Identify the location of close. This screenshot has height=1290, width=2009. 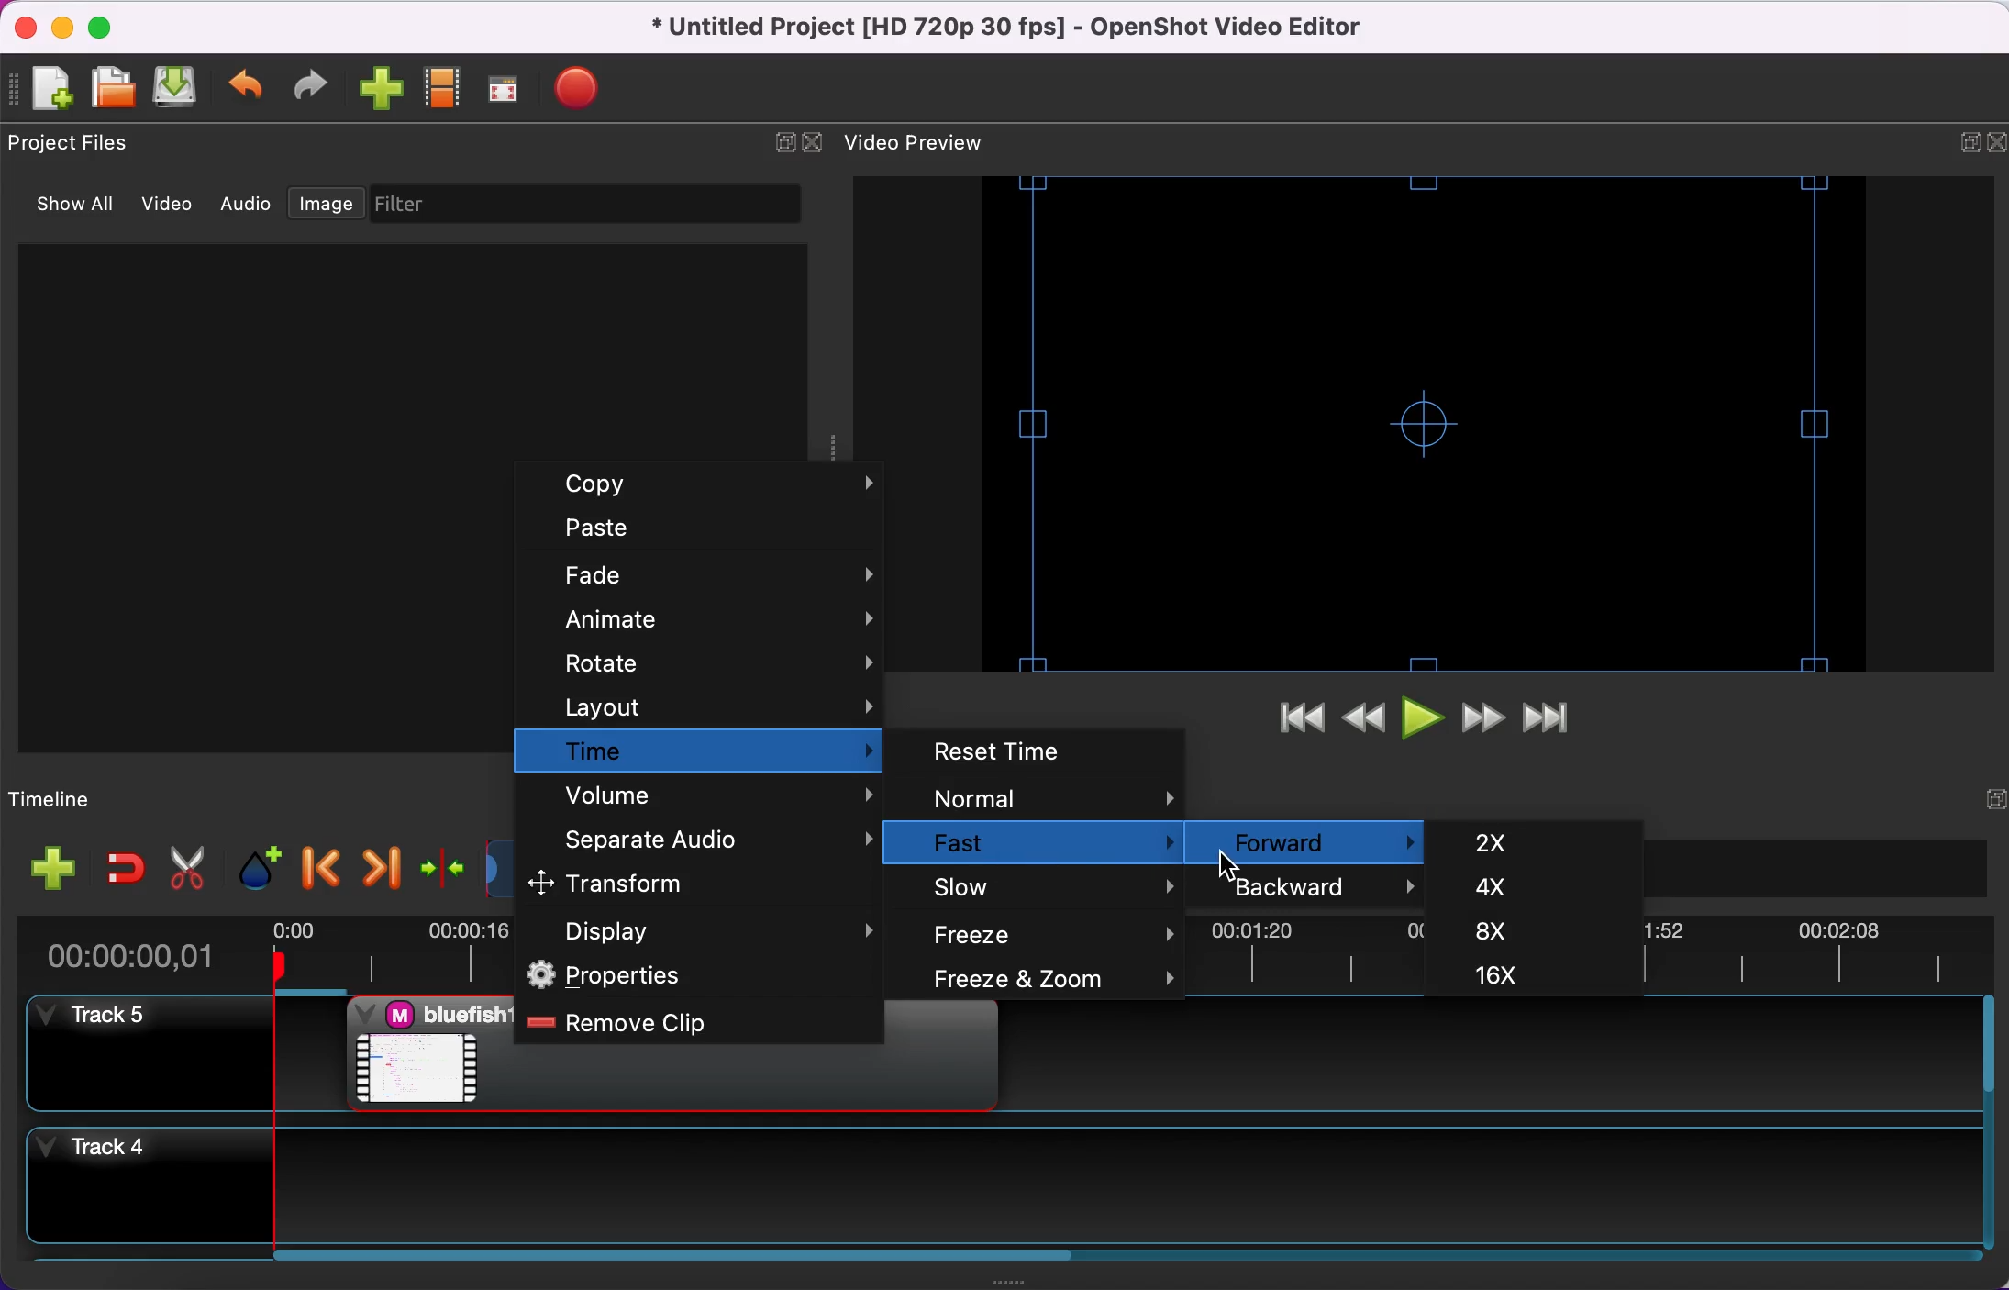
(27, 27).